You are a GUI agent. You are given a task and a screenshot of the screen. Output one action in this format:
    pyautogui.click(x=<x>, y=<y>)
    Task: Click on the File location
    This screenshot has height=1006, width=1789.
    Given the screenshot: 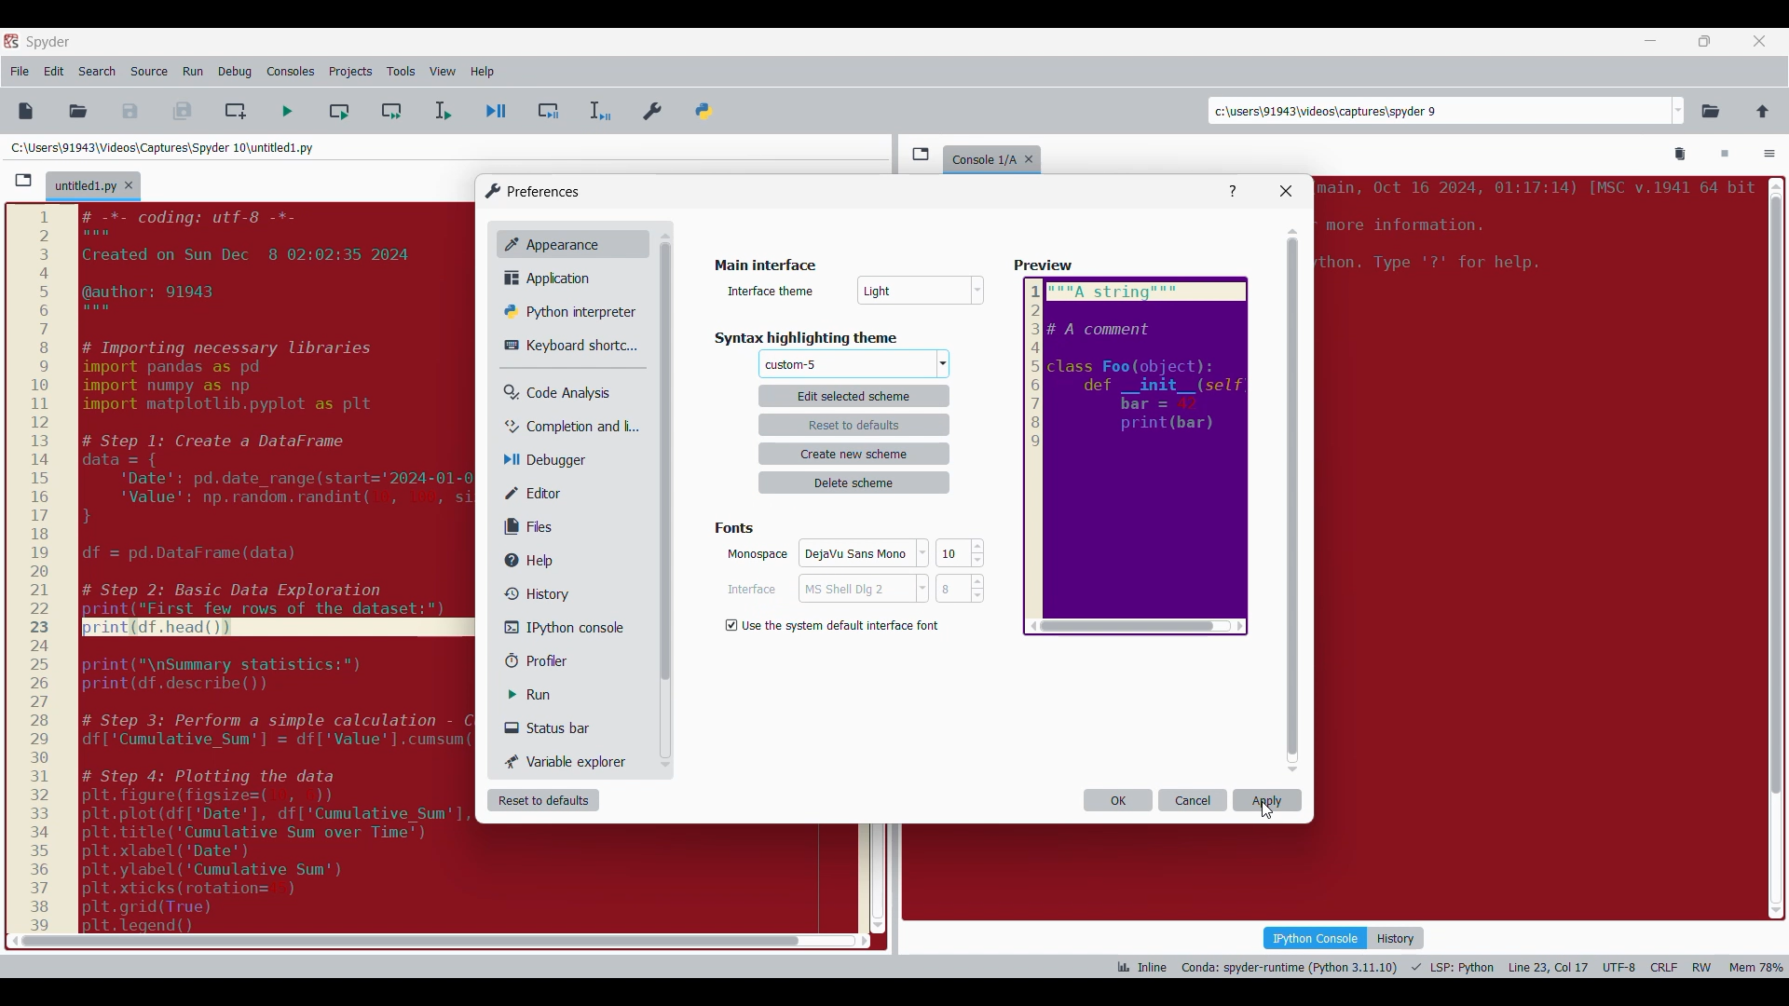 What is the action you would take?
    pyautogui.click(x=162, y=147)
    